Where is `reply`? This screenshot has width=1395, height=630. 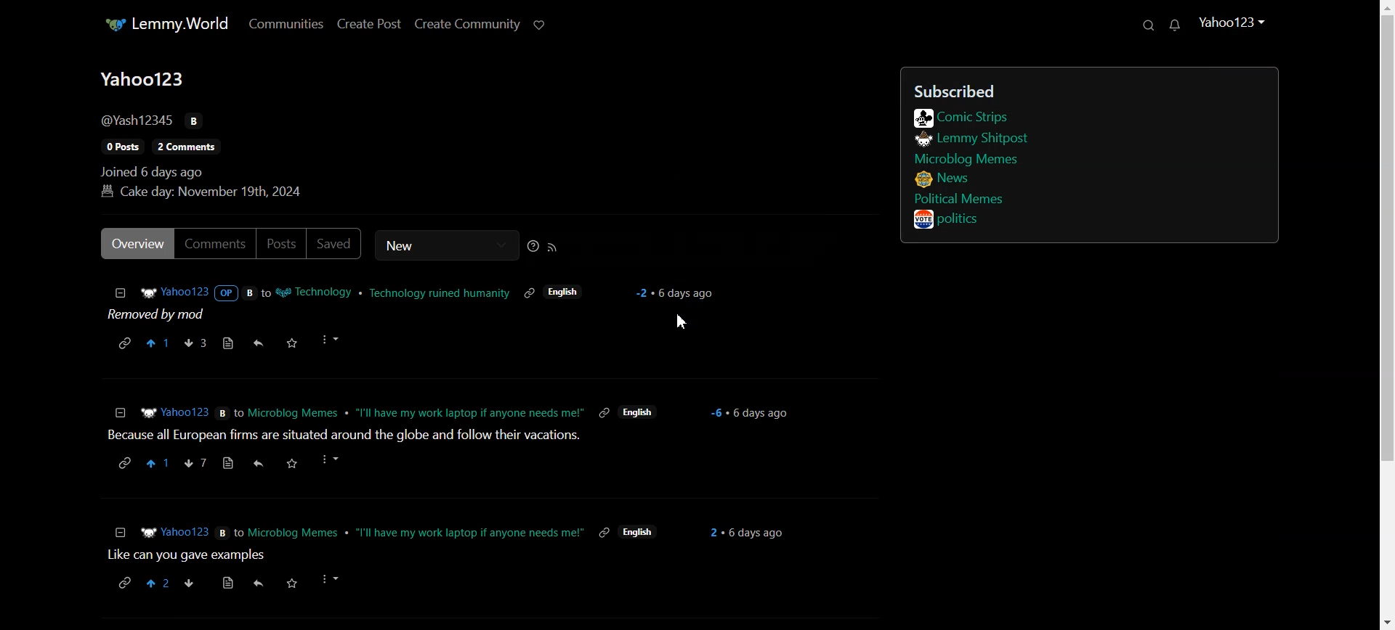
reply is located at coordinates (257, 584).